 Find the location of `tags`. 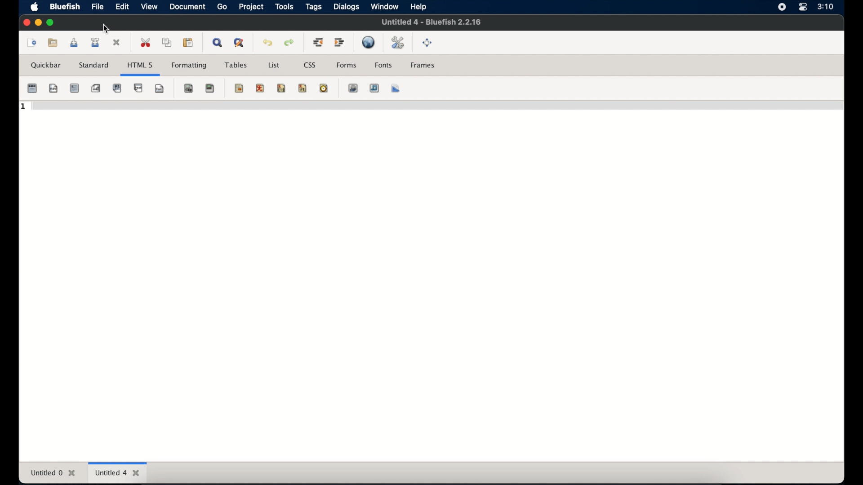

tags is located at coordinates (314, 7).